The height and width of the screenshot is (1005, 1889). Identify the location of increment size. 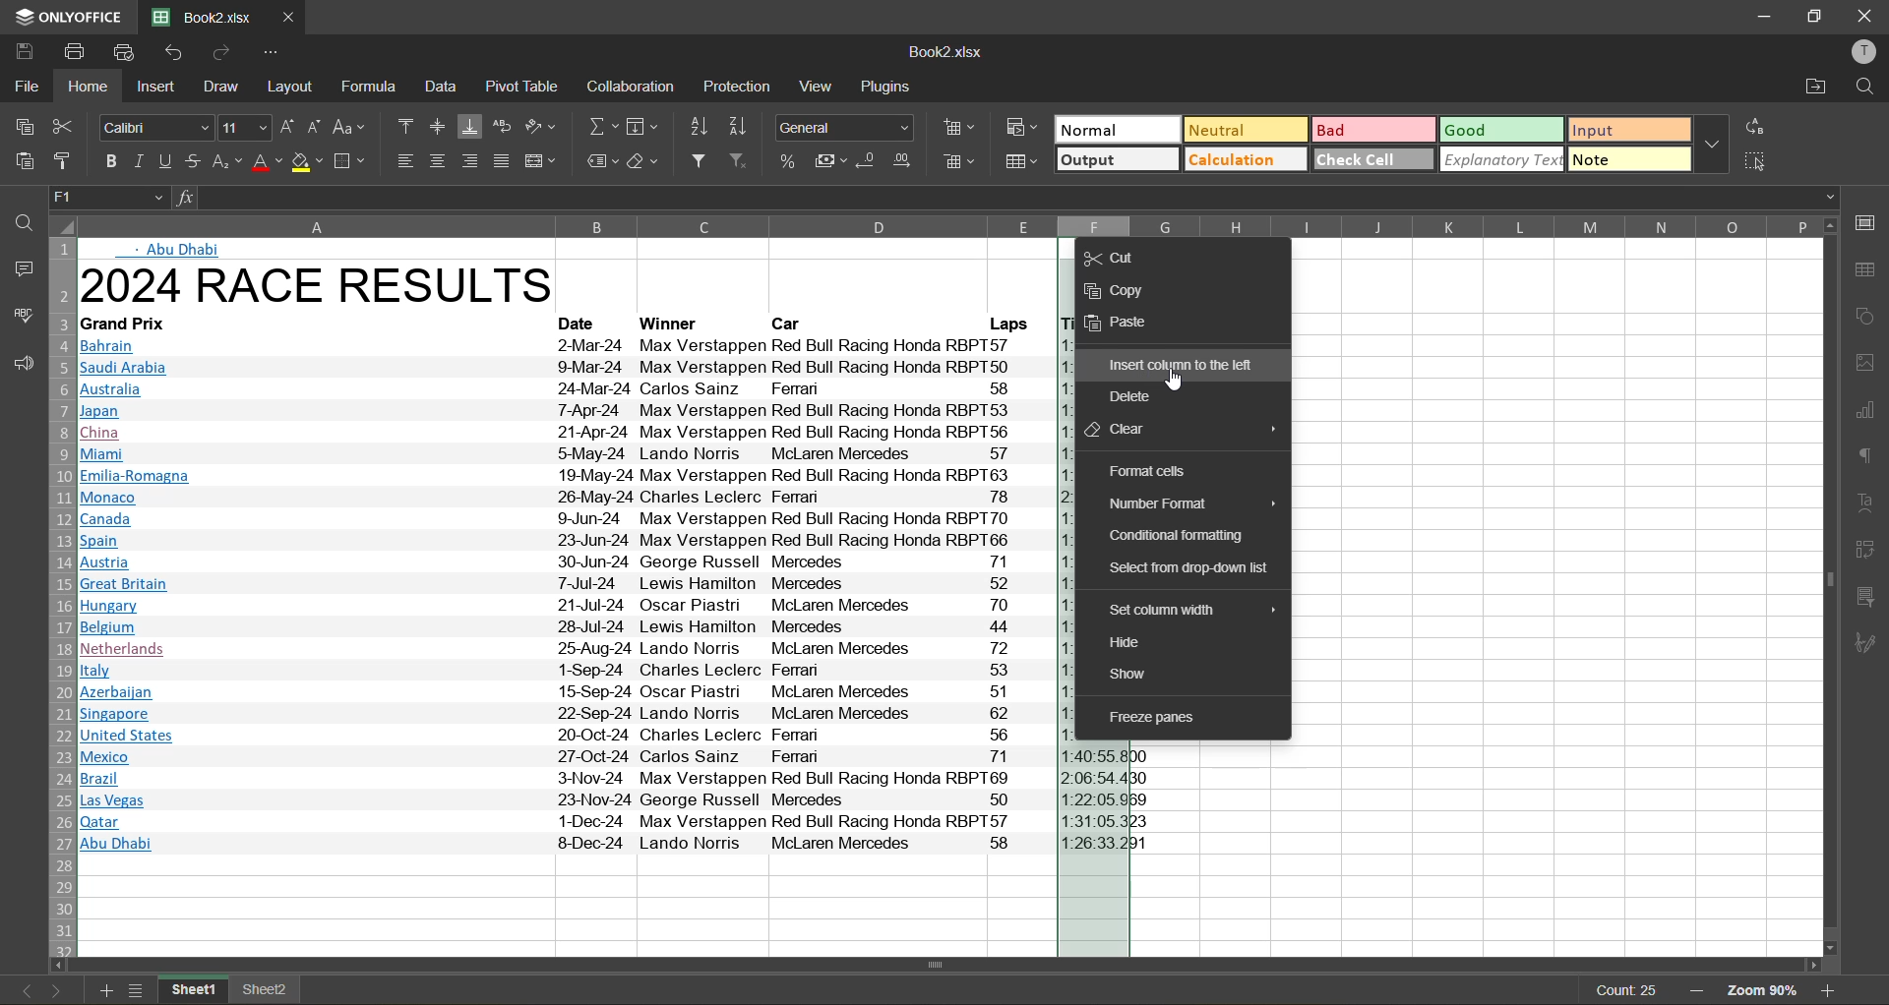
(289, 127).